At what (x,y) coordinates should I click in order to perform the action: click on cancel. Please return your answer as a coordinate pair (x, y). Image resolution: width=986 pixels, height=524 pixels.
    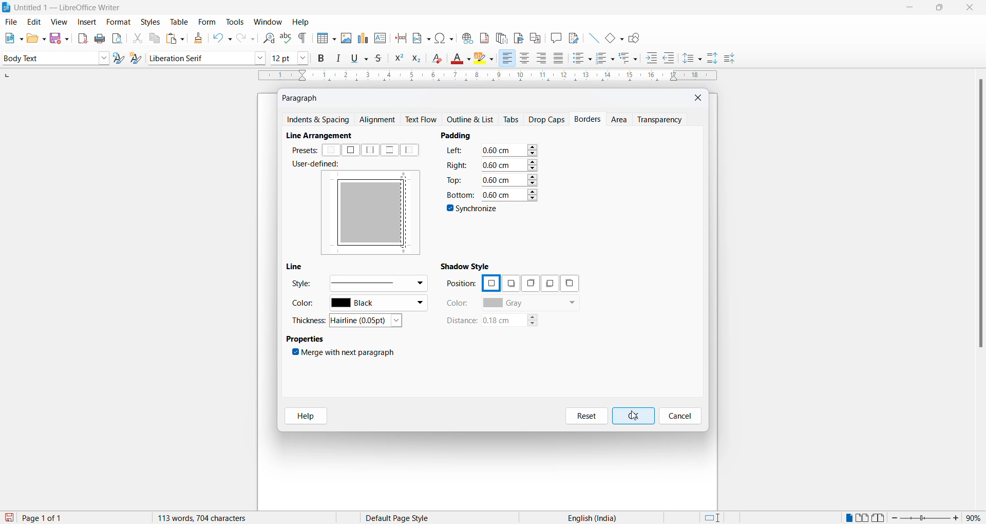
    Looking at the image, I should click on (680, 416).